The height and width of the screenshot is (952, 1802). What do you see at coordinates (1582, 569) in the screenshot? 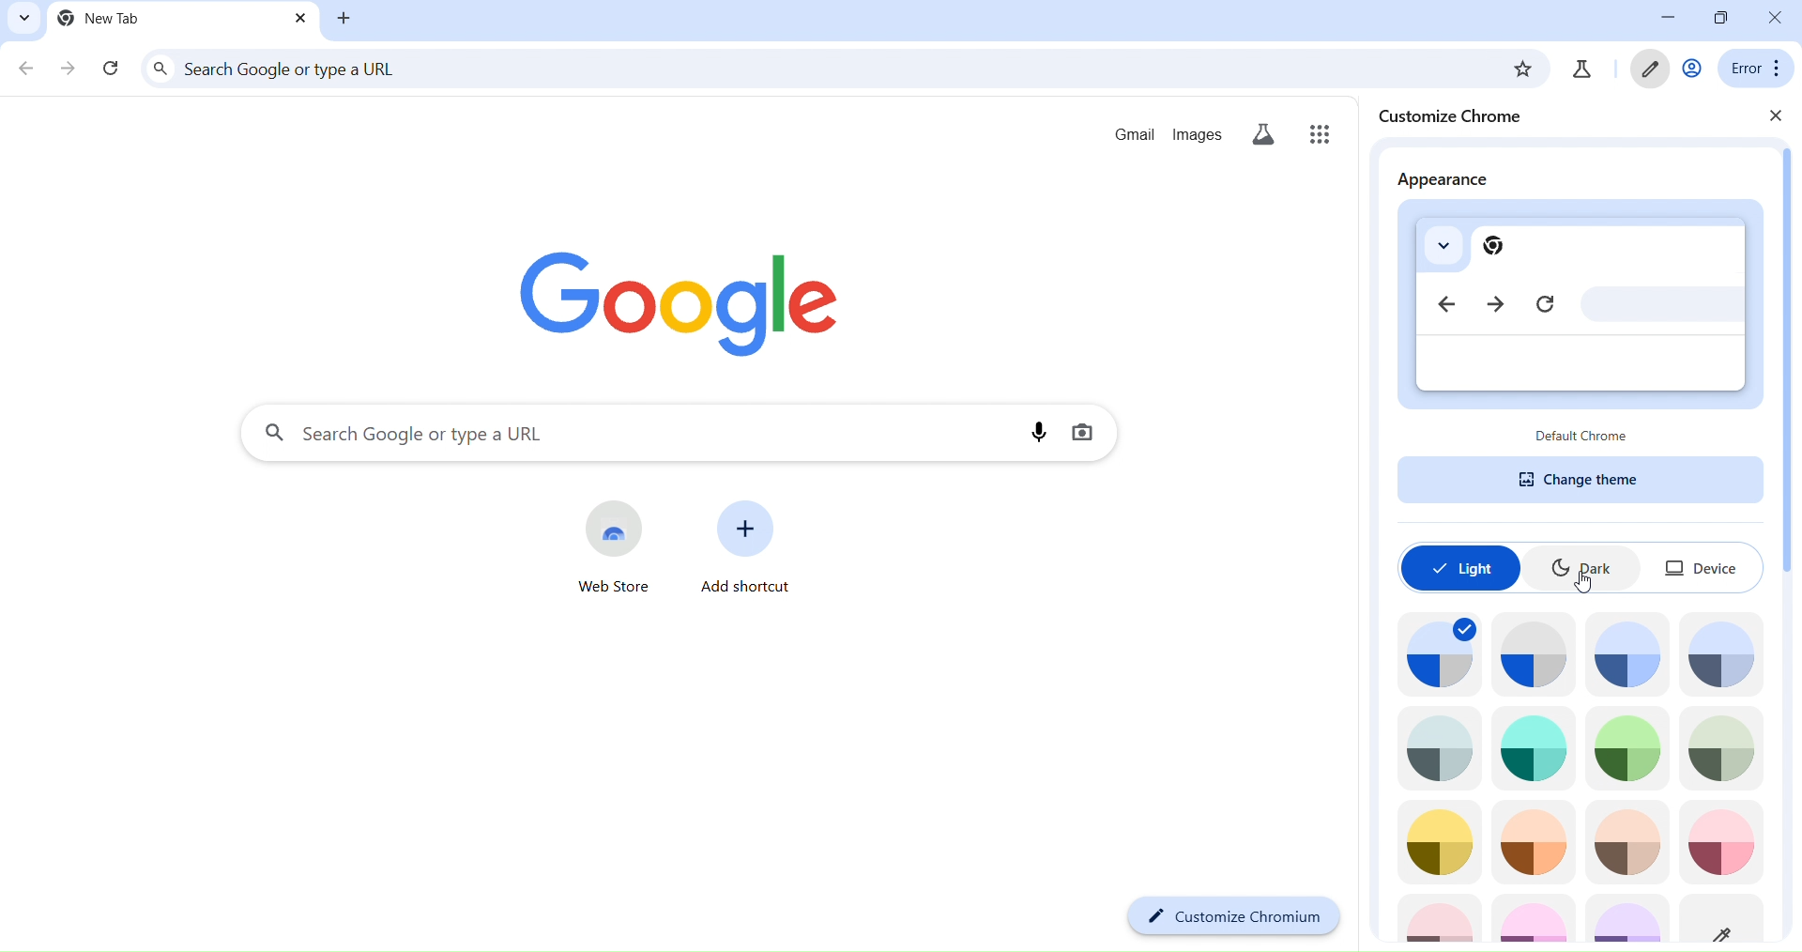
I see `dark` at bounding box center [1582, 569].